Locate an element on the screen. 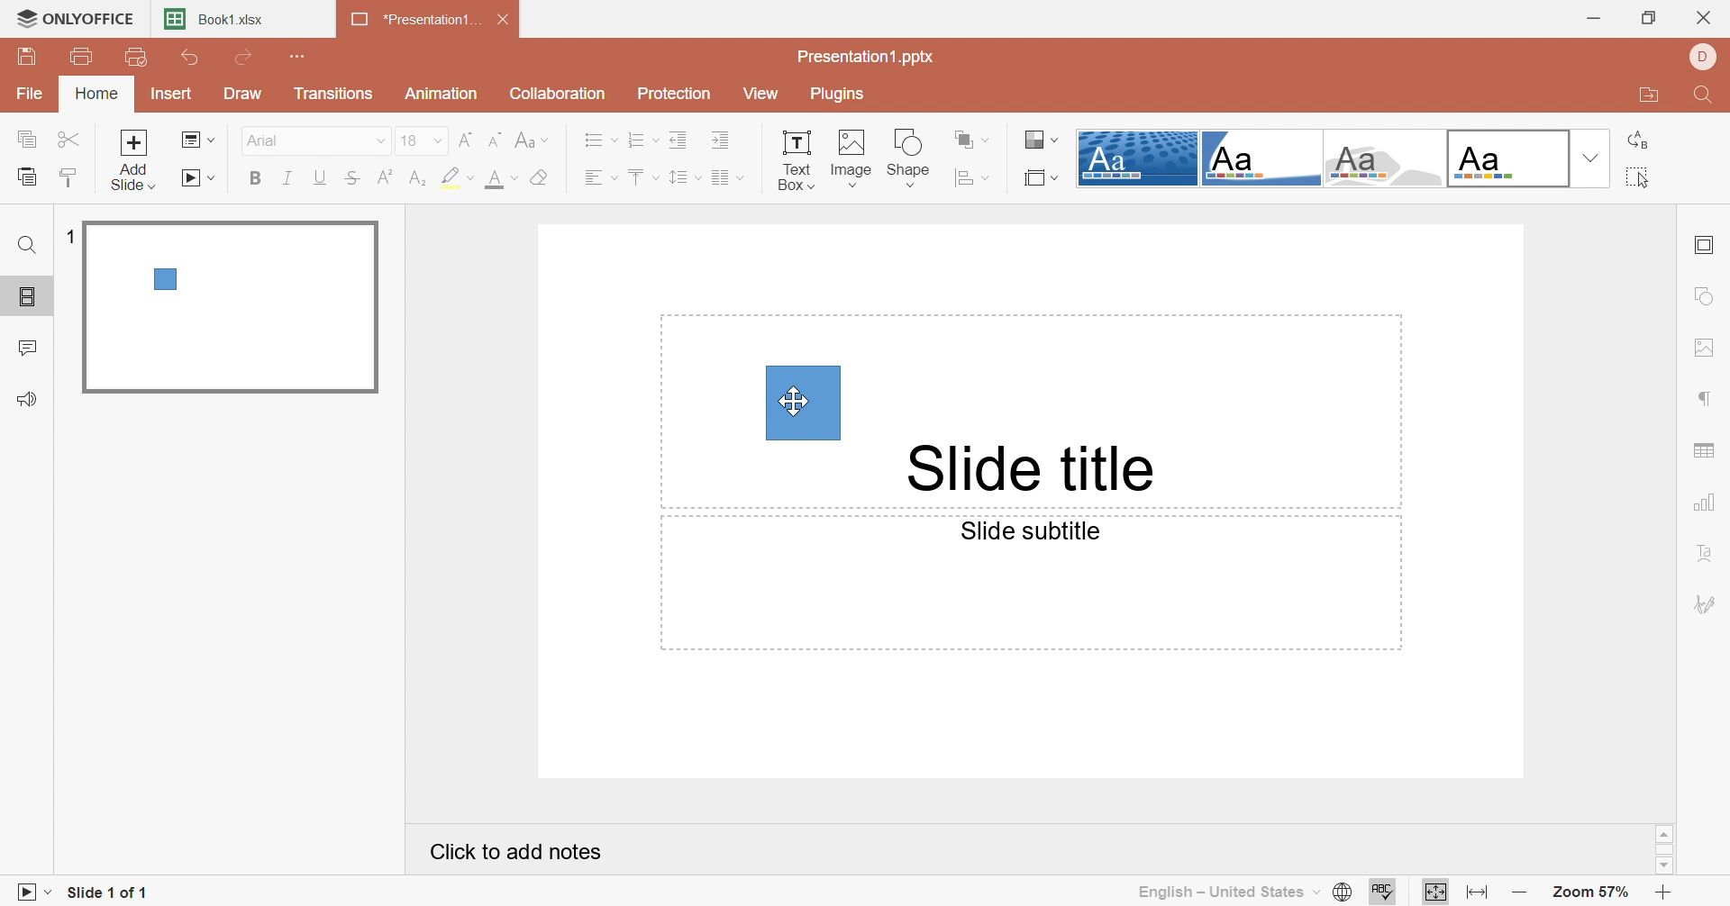 The height and width of the screenshot is (906, 1730). Strikethrough is located at coordinates (353, 179).